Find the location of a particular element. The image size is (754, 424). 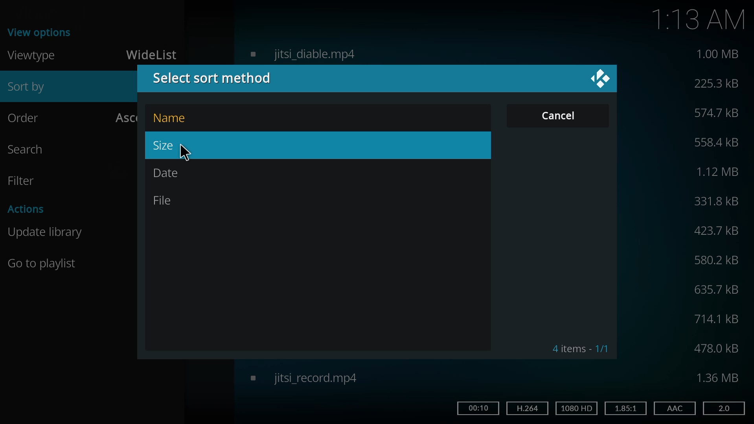

view is located at coordinates (42, 32).